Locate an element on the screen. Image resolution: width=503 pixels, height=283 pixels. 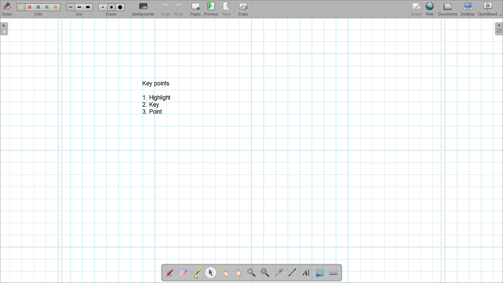
Cursor clicking on highlight is located at coordinates (197, 277).